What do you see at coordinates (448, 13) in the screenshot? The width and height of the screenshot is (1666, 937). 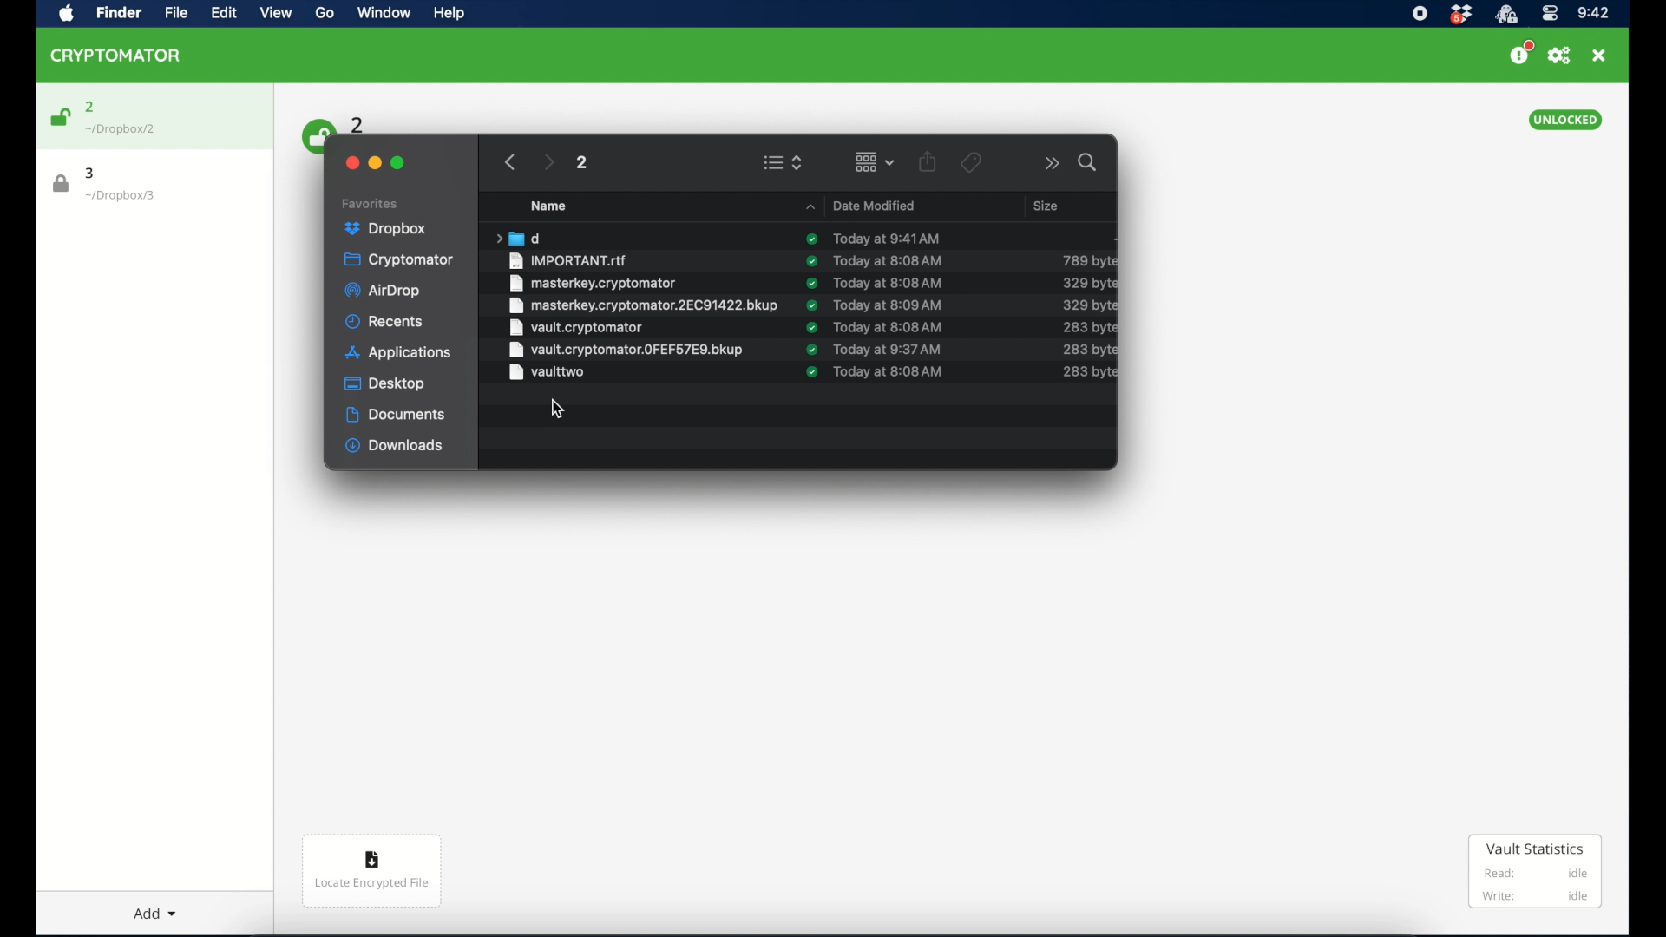 I see `help` at bounding box center [448, 13].